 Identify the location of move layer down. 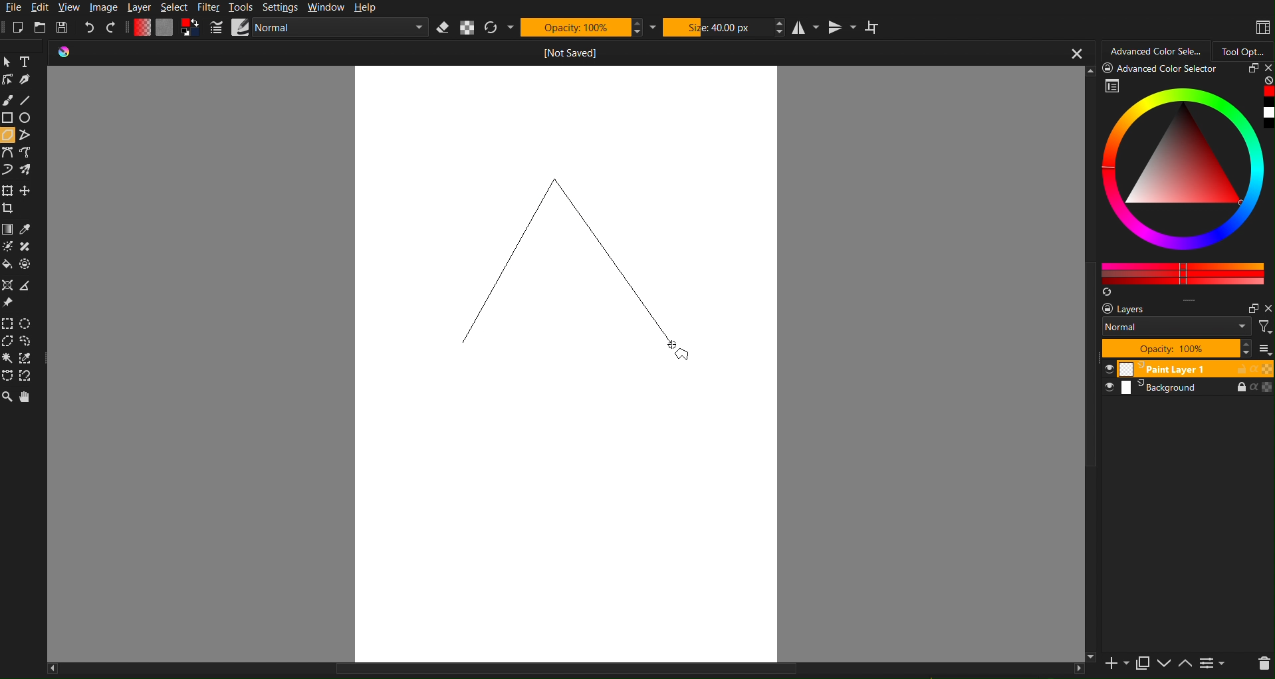
(1166, 665).